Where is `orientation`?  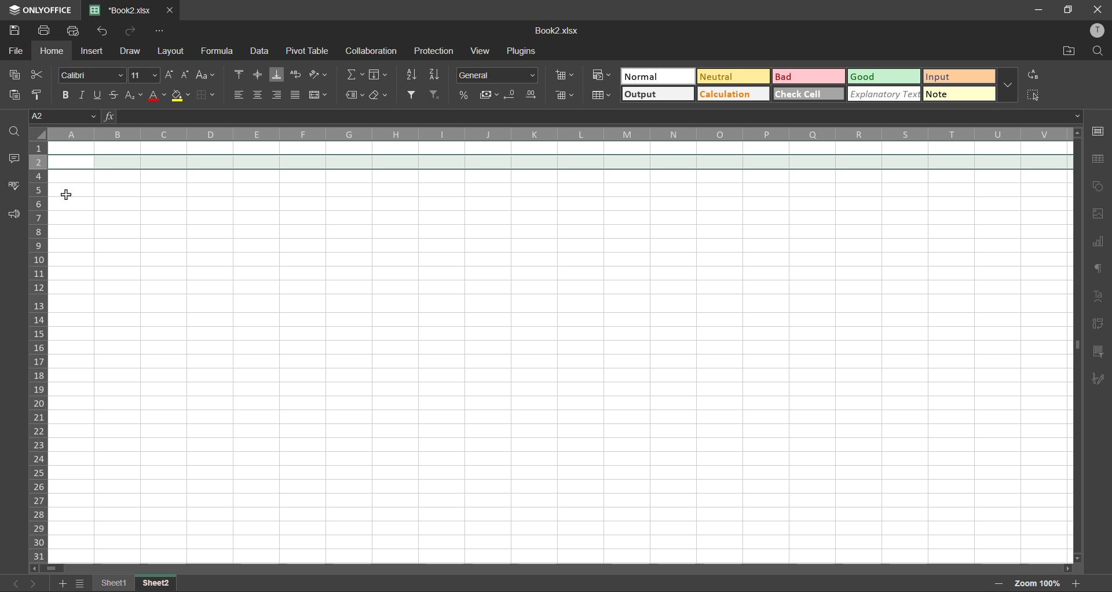 orientation is located at coordinates (320, 74).